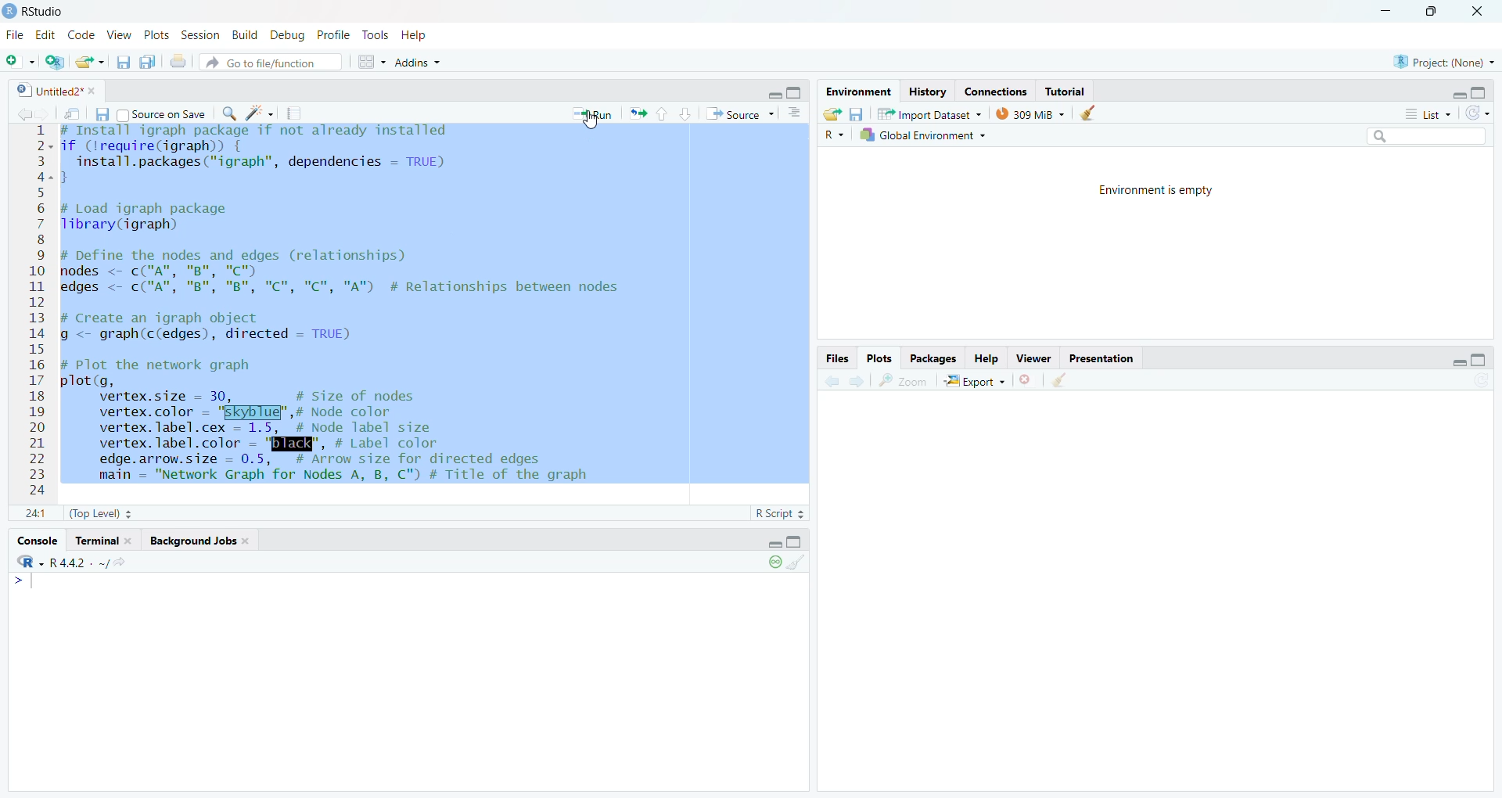  I want to click on save, so click(857, 113).